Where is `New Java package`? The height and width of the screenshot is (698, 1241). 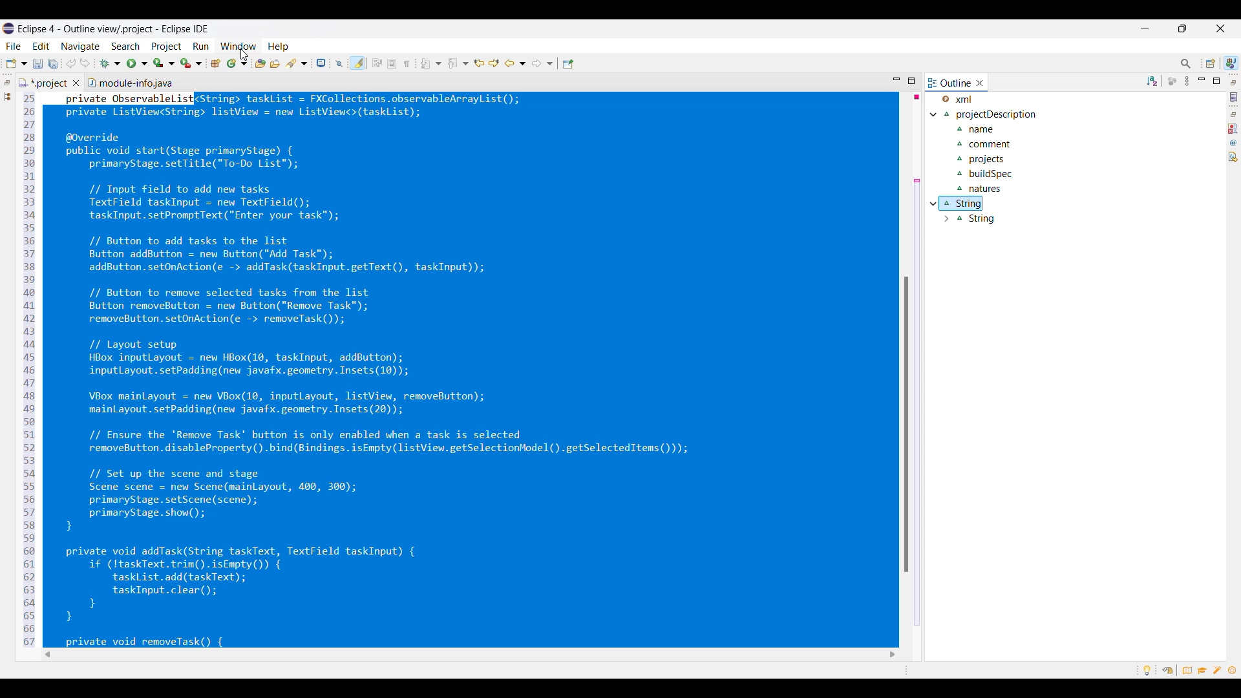
New Java package is located at coordinates (215, 63).